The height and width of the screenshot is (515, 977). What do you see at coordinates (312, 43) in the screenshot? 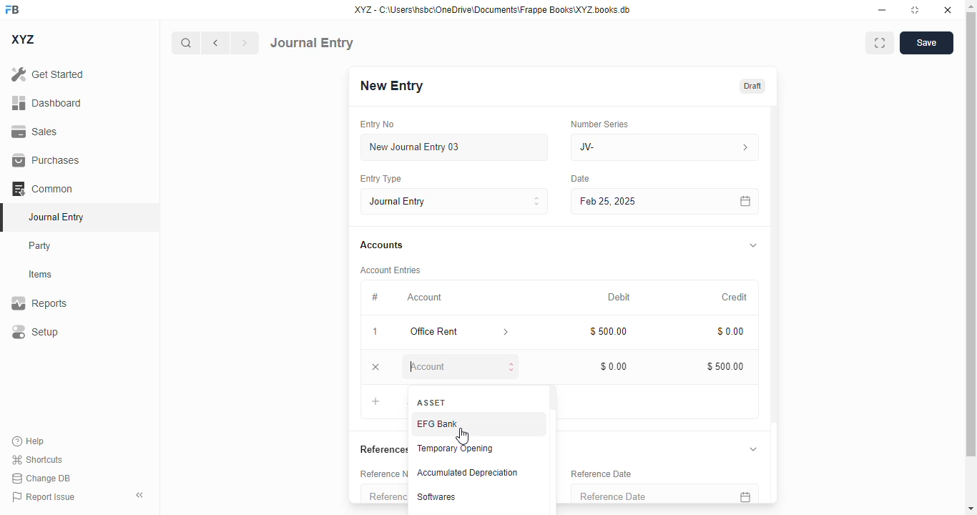
I see `journal entry` at bounding box center [312, 43].